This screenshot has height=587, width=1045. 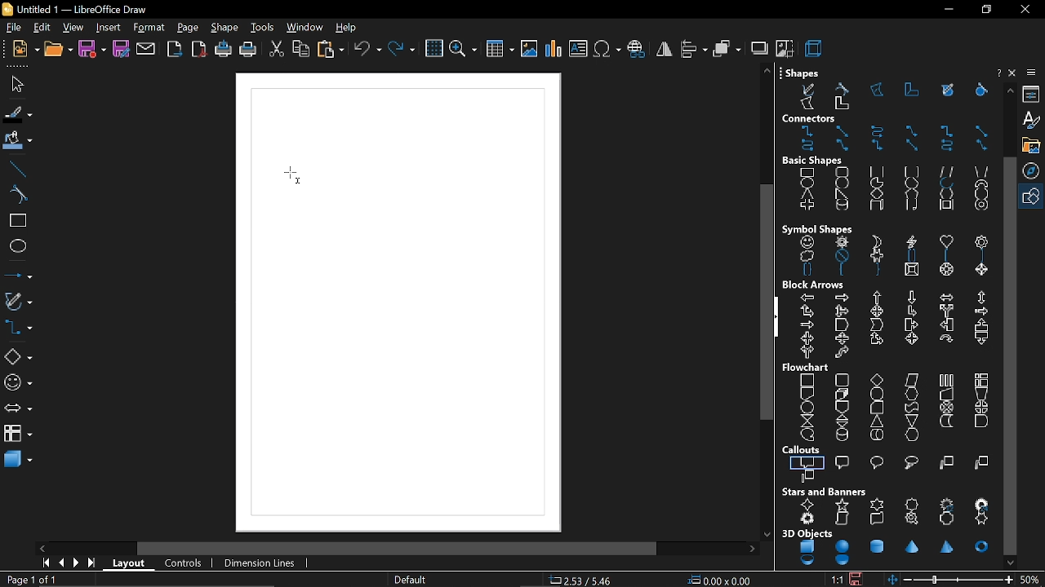 I want to click on up arrow, so click(x=878, y=298).